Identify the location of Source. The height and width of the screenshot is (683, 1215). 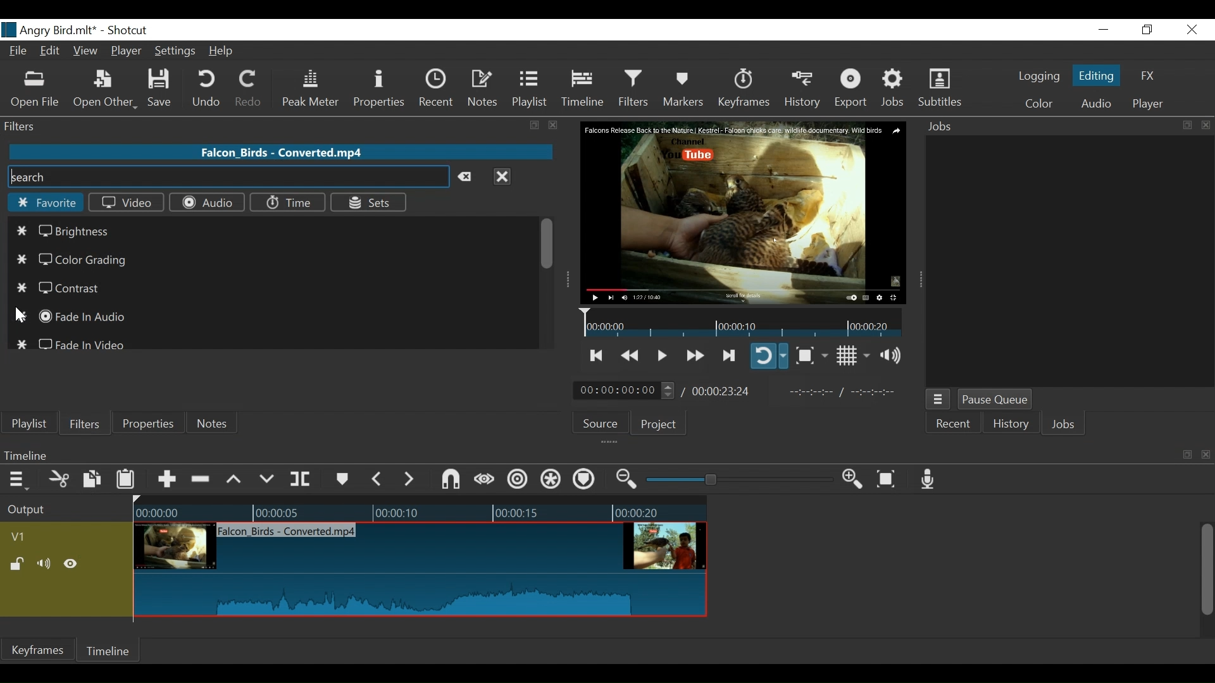
(605, 422).